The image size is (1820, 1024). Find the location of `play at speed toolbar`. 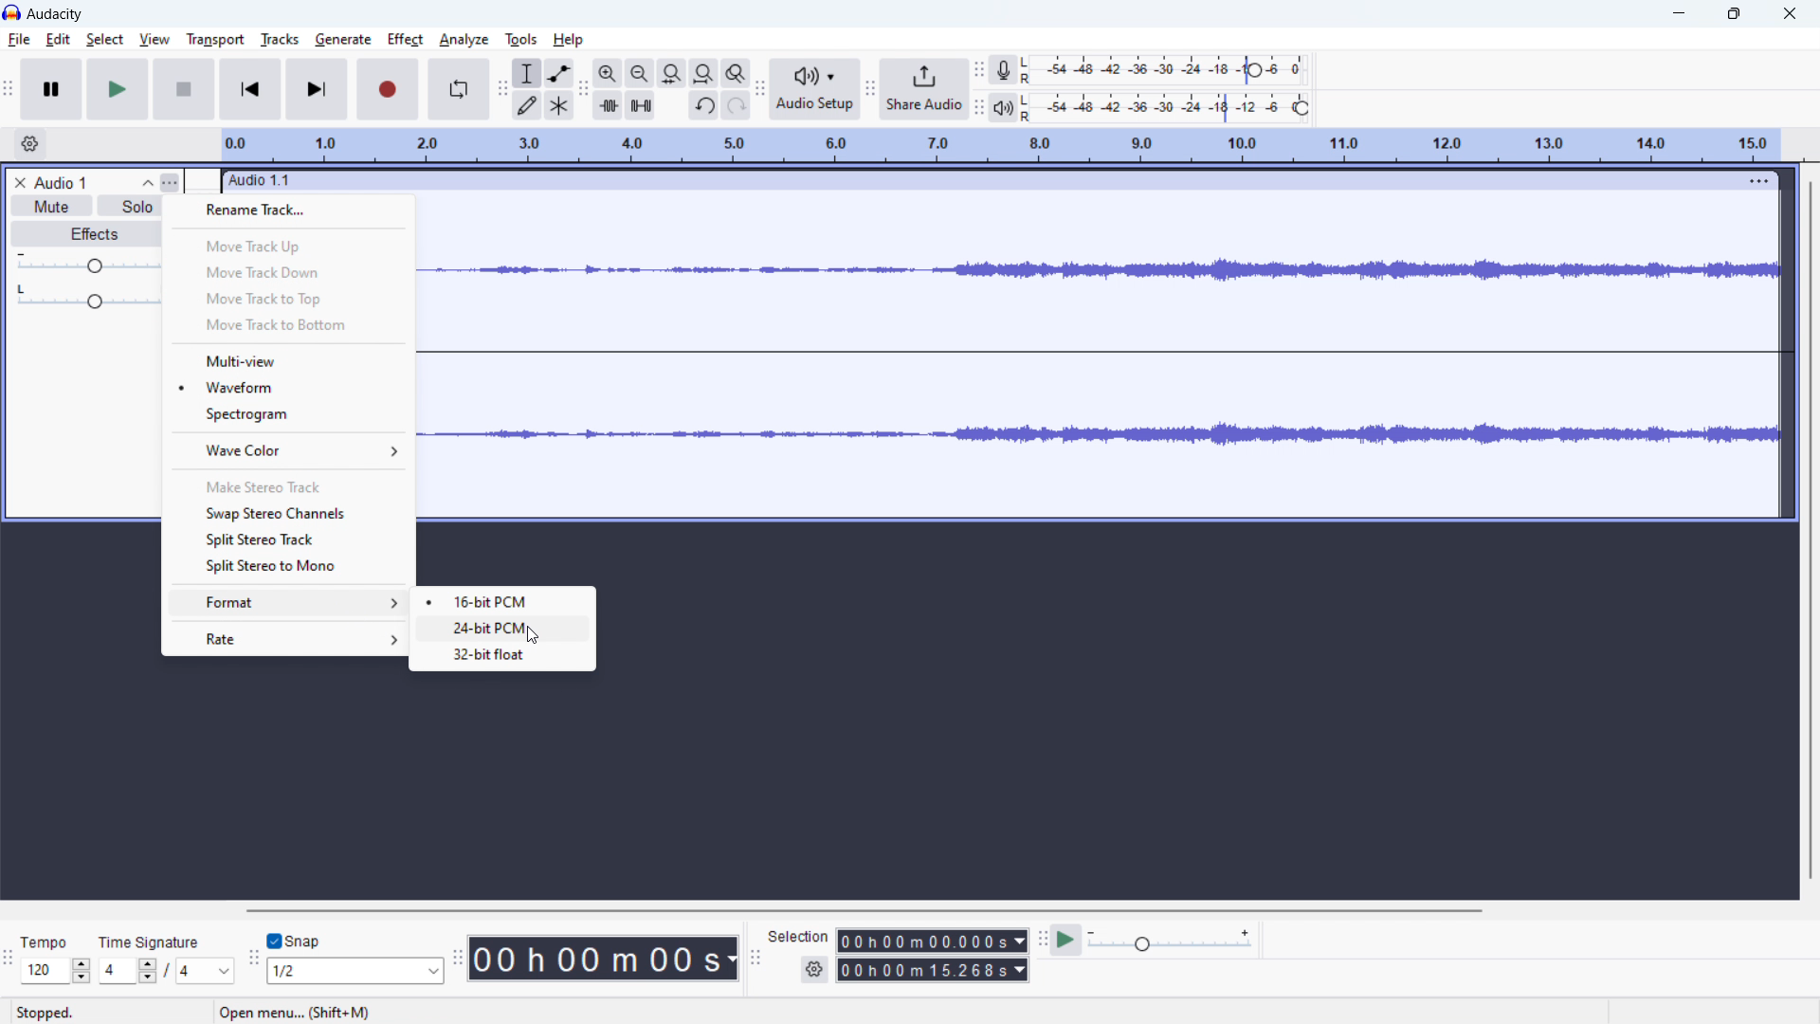

play at speed toolbar is located at coordinates (1041, 939).